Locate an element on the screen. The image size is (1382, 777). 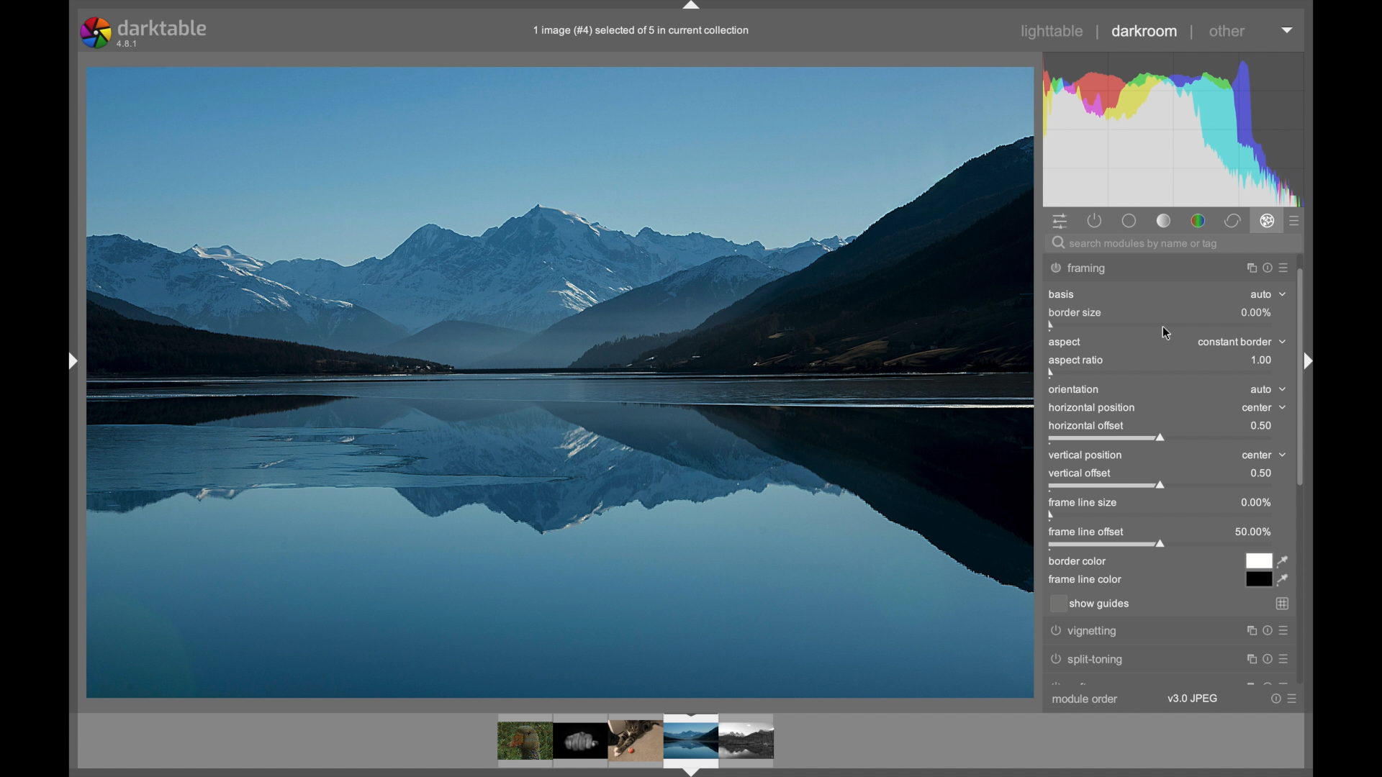
photo preview is located at coordinates (560, 381).